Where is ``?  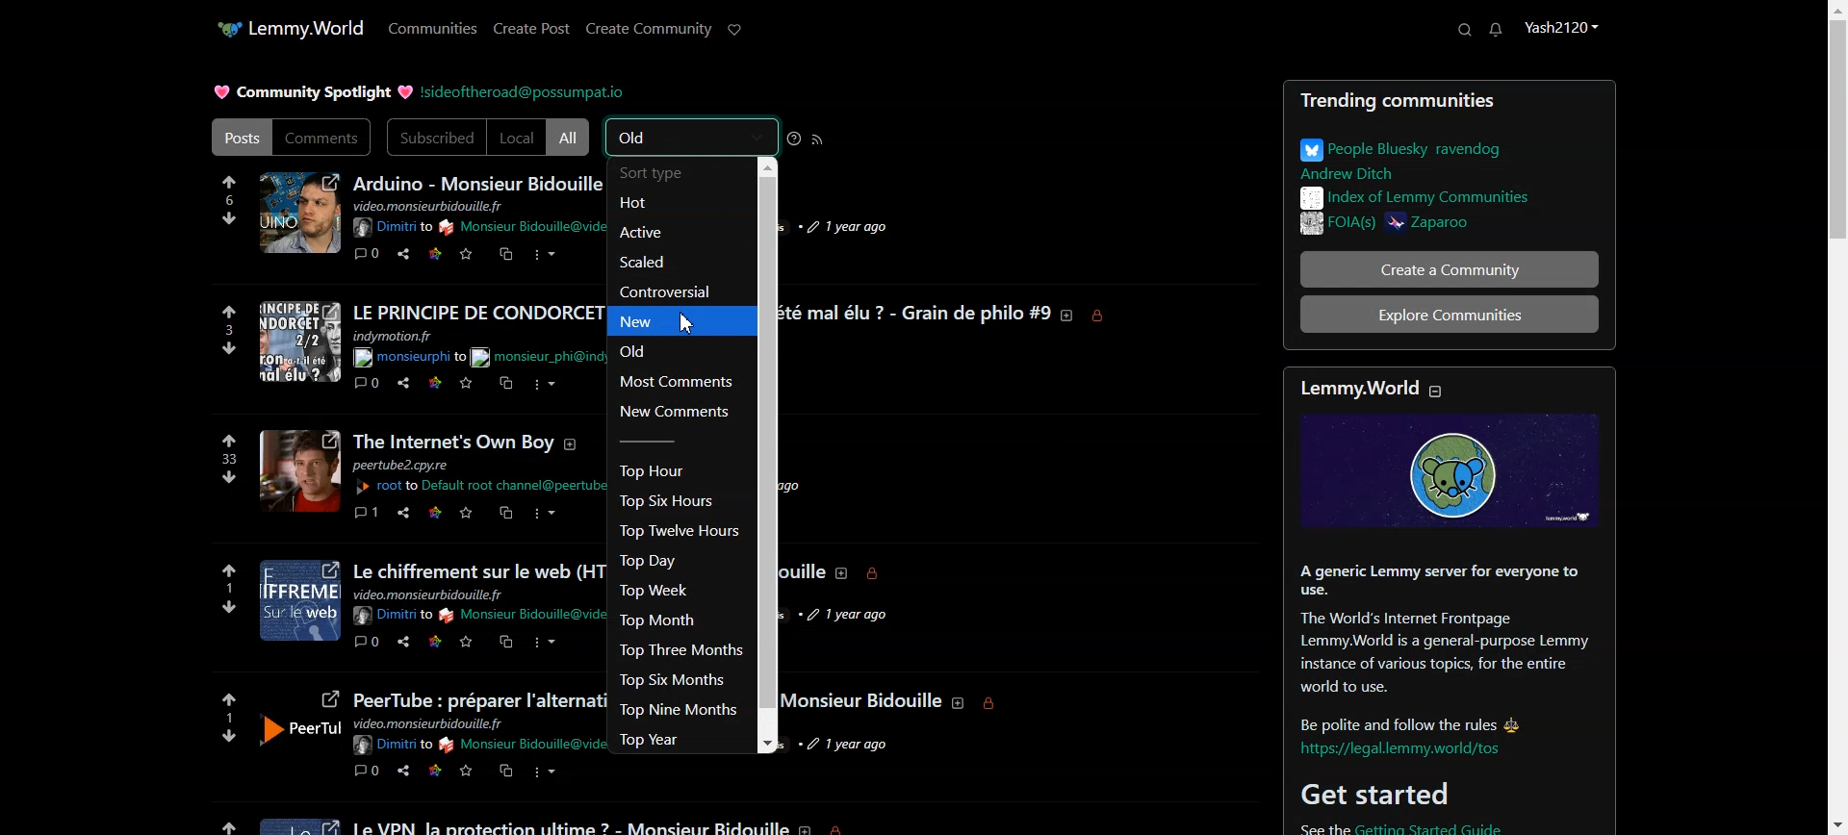
 is located at coordinates (230, 479).